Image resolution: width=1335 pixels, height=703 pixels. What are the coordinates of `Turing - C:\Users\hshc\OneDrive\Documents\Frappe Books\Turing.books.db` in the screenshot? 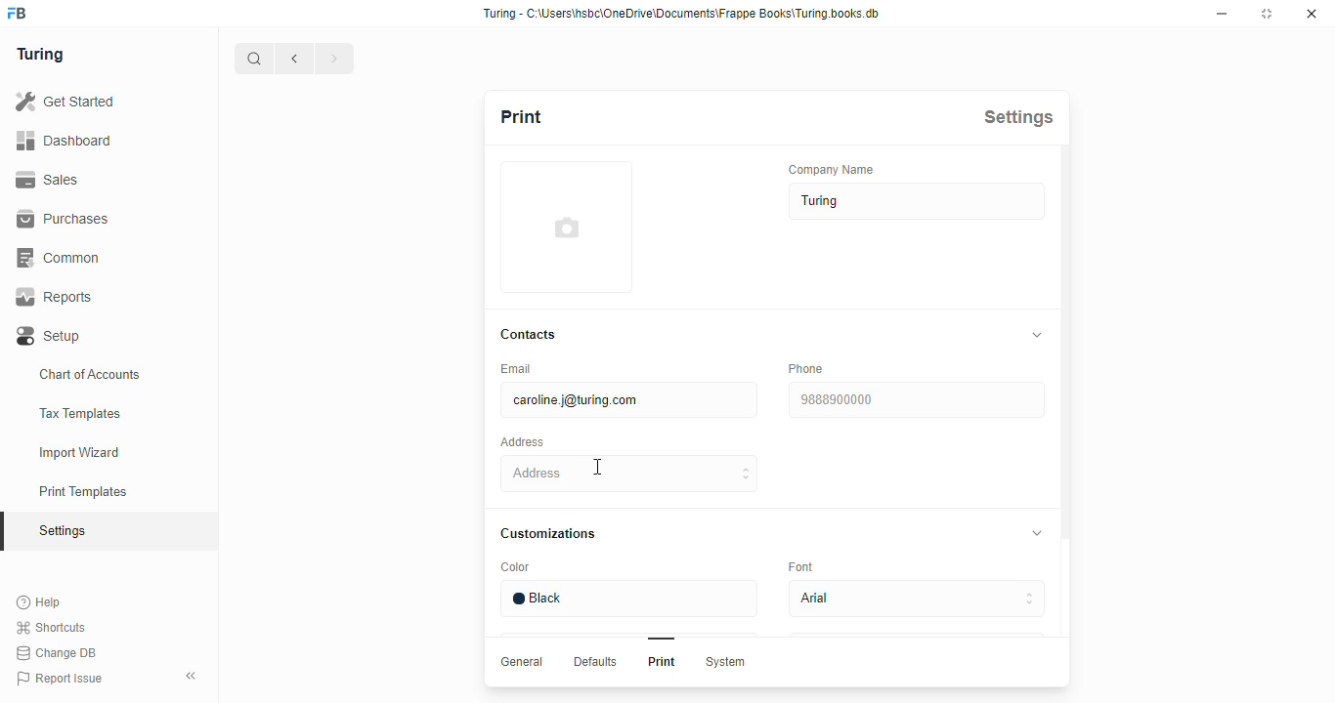 It's located at (683, 14).